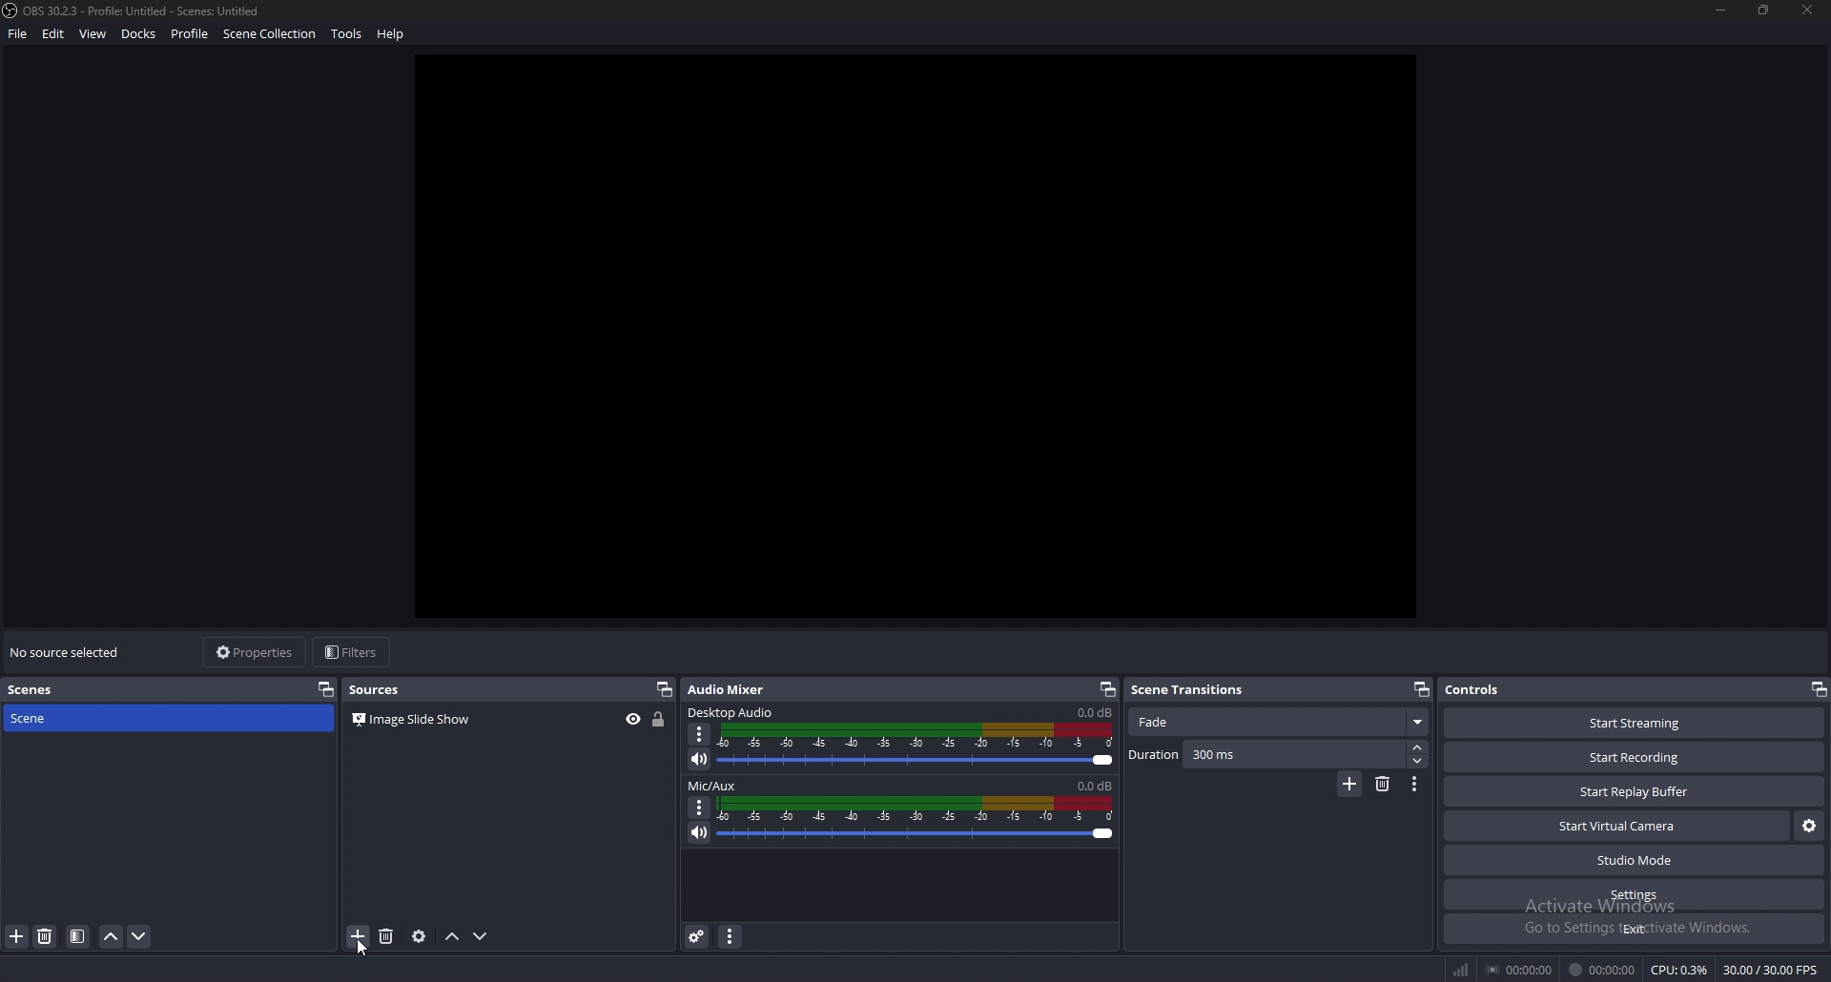 This screenshot has width=1831, height=982. Describe the element at coordinates (1107, 689) in the screenshot. I see `pop out` at that location.